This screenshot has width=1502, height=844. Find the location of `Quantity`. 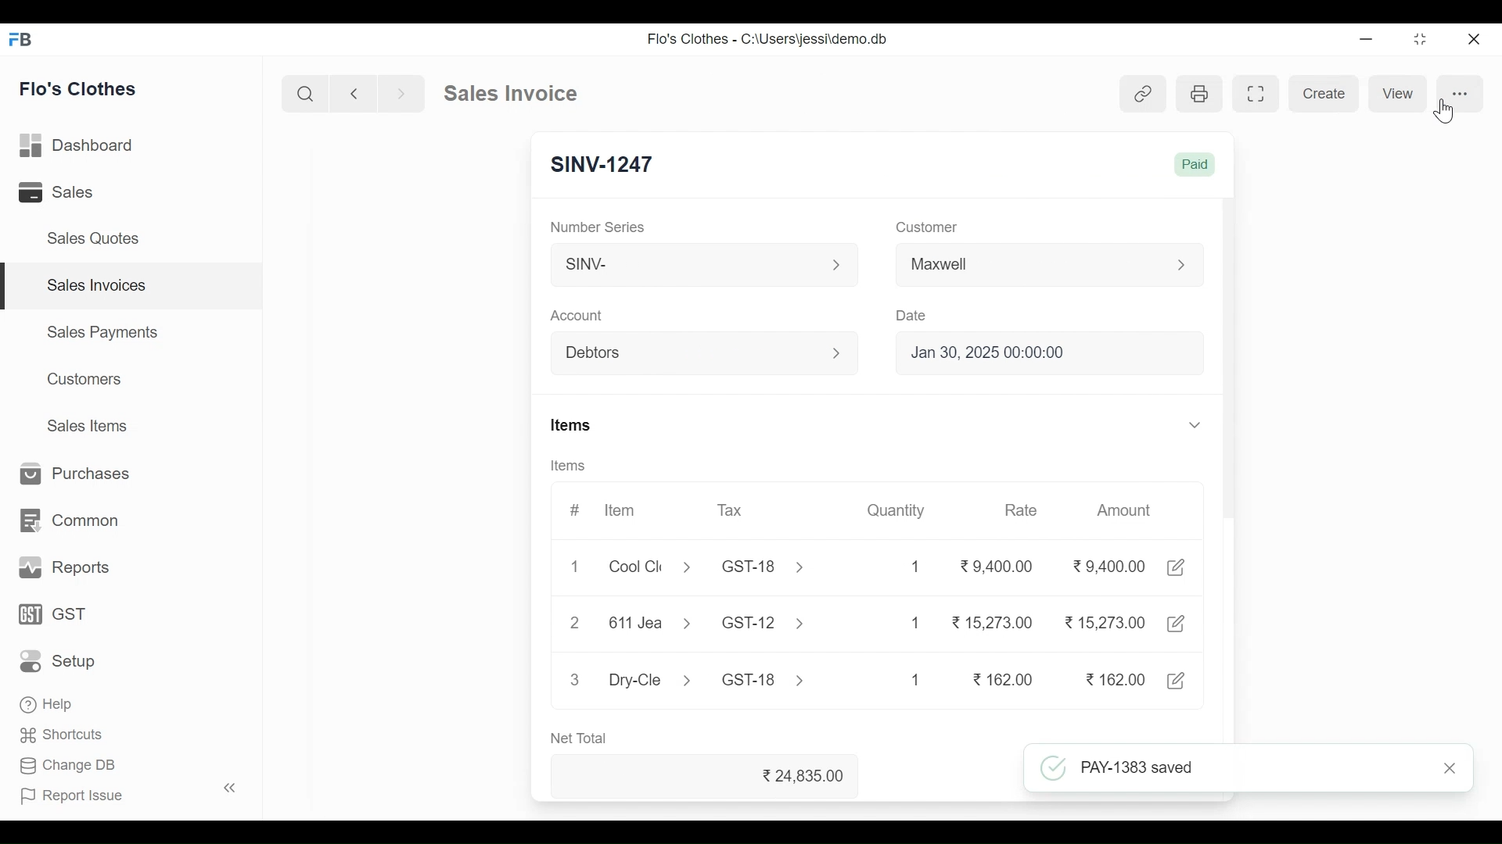

Quantity is located at coordinates (903, 510).